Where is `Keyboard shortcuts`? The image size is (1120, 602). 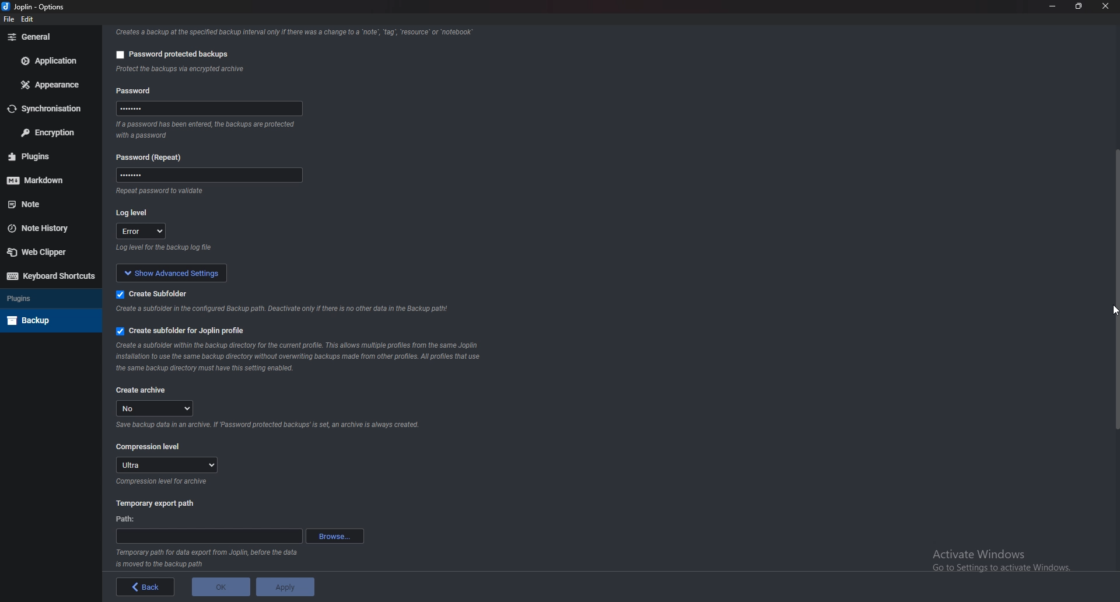
Keyboard shortcuts is located at coordinates (48, 276).